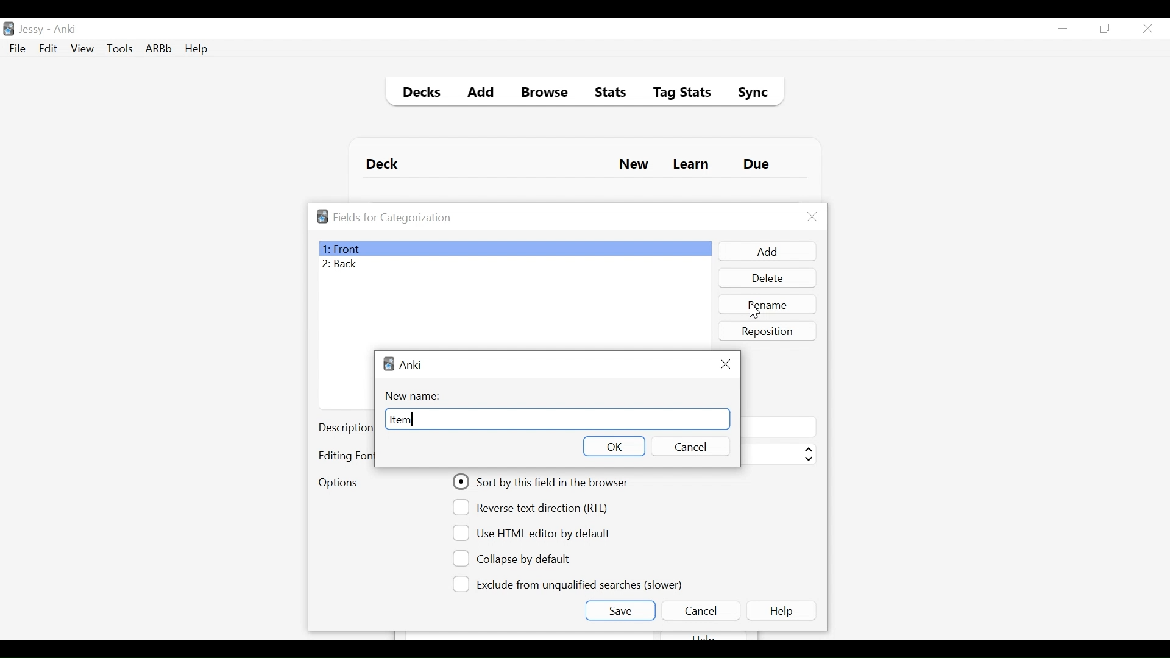  What do you see at coordinates (768, 304) in the screenshot?
I see `Rename` at bounding box center [768, 304].